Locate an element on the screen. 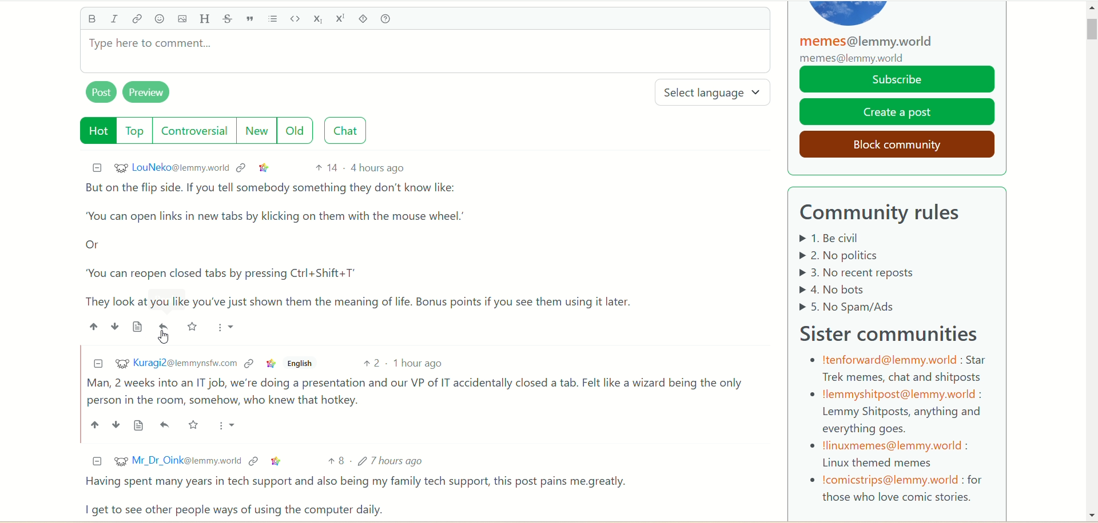 The image size is (1098, 523). italics is located at coordinates (117, 19).